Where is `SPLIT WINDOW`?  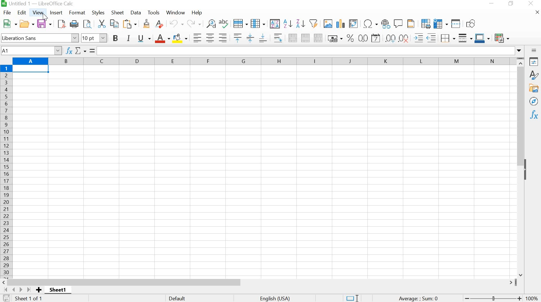 SPLIT WINDOW is located at coordinates (455, 23).